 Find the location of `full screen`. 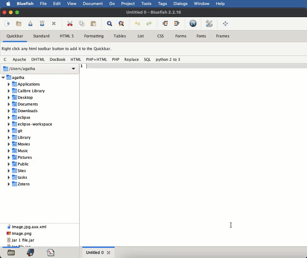

full screen is located at coordinates (225, 24).